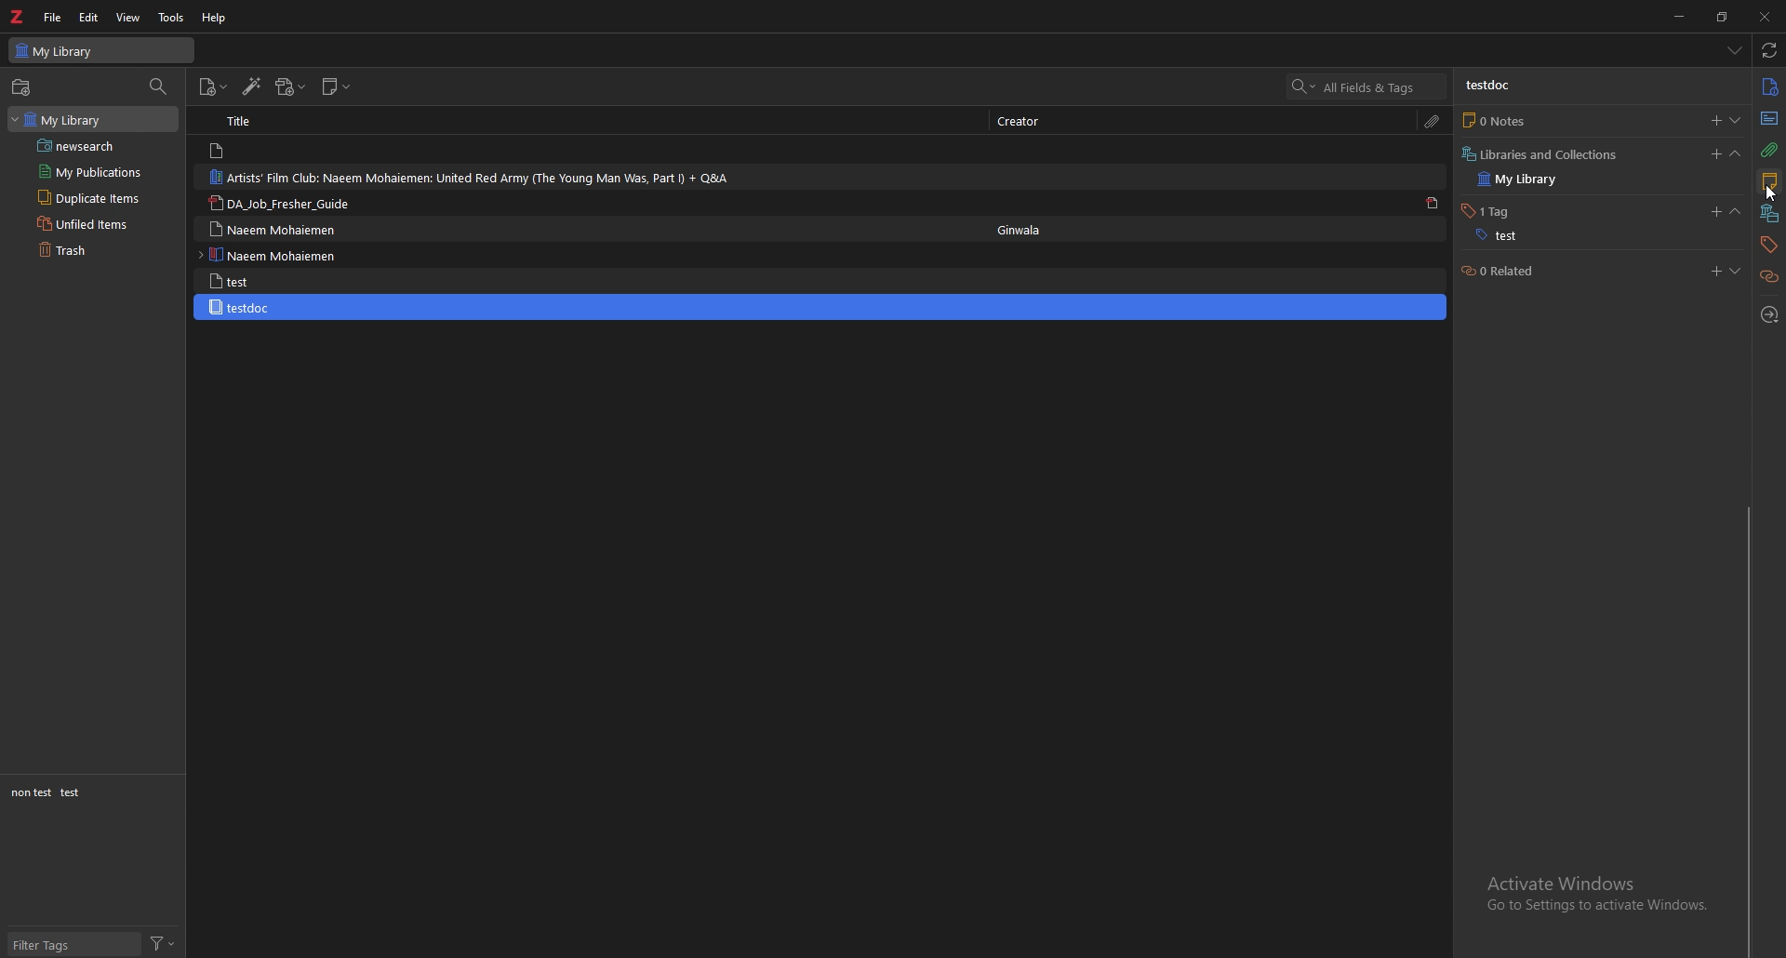 The height and width of the screenshot is (958, 1786). I want to click on my library, so click(1524, 180).